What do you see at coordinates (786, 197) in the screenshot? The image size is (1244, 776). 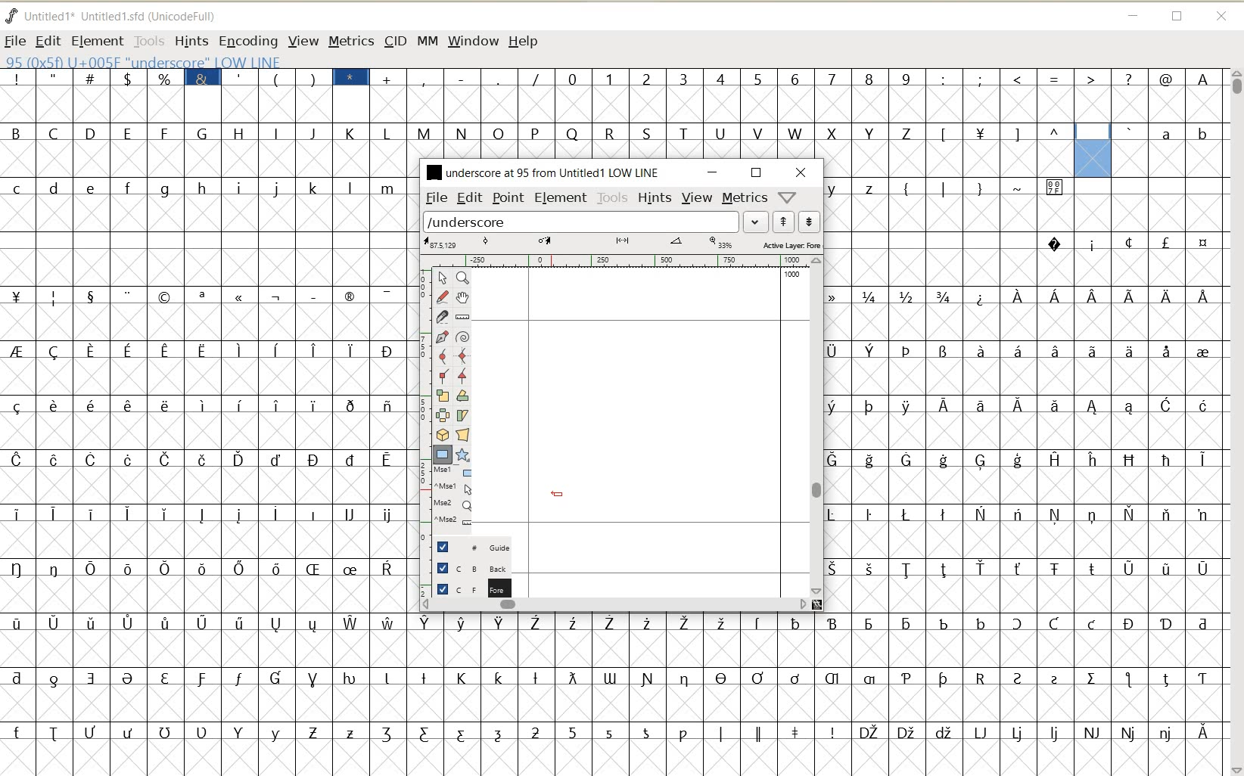 I see `help/window` at bounding box center [786, 197].